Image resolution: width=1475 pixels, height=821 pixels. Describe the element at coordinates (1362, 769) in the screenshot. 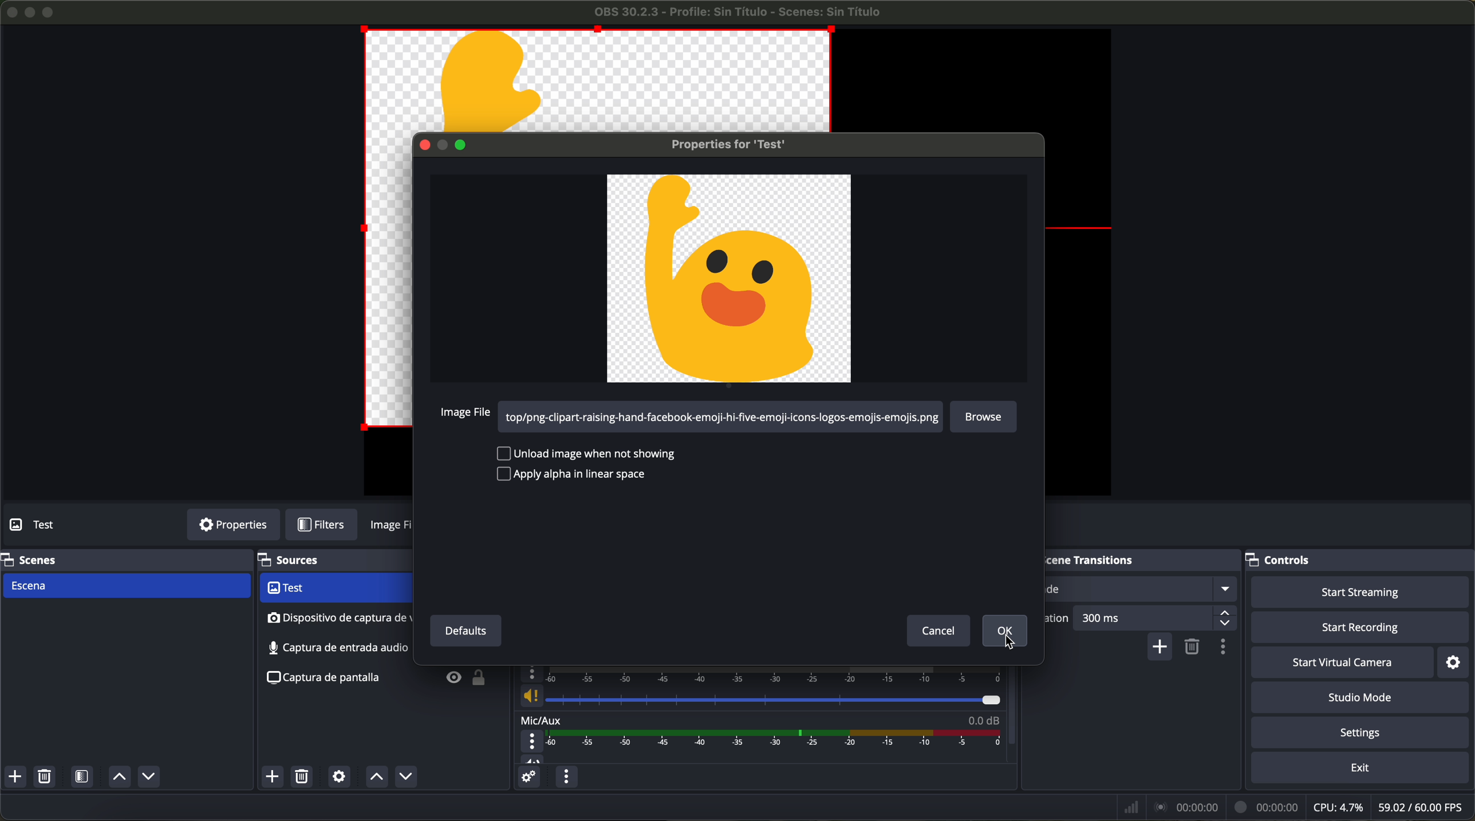

I see `exit` at that location.